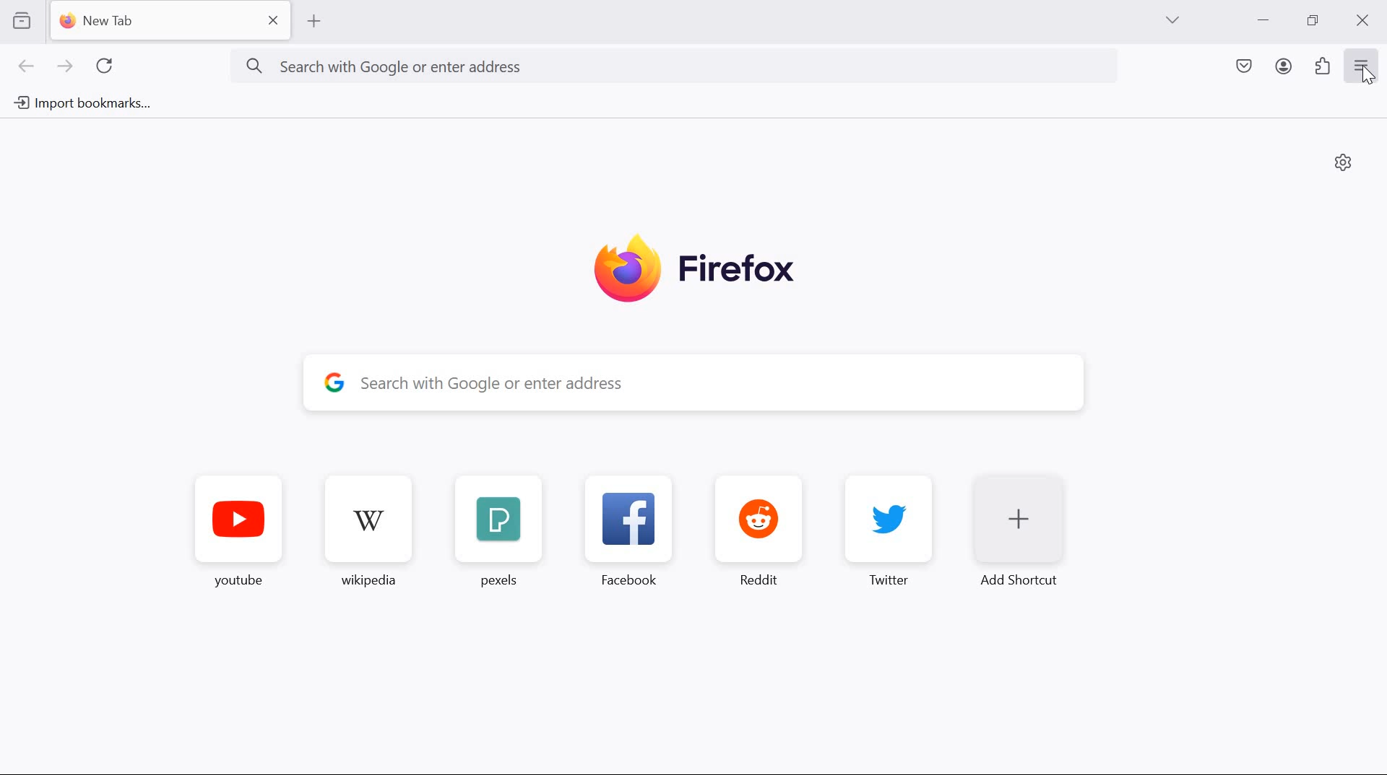 The image size is (1387, 775). Describe the element at coordinates (690, 385) in the screenshot. I see `search with Google oe enter address` at that location.